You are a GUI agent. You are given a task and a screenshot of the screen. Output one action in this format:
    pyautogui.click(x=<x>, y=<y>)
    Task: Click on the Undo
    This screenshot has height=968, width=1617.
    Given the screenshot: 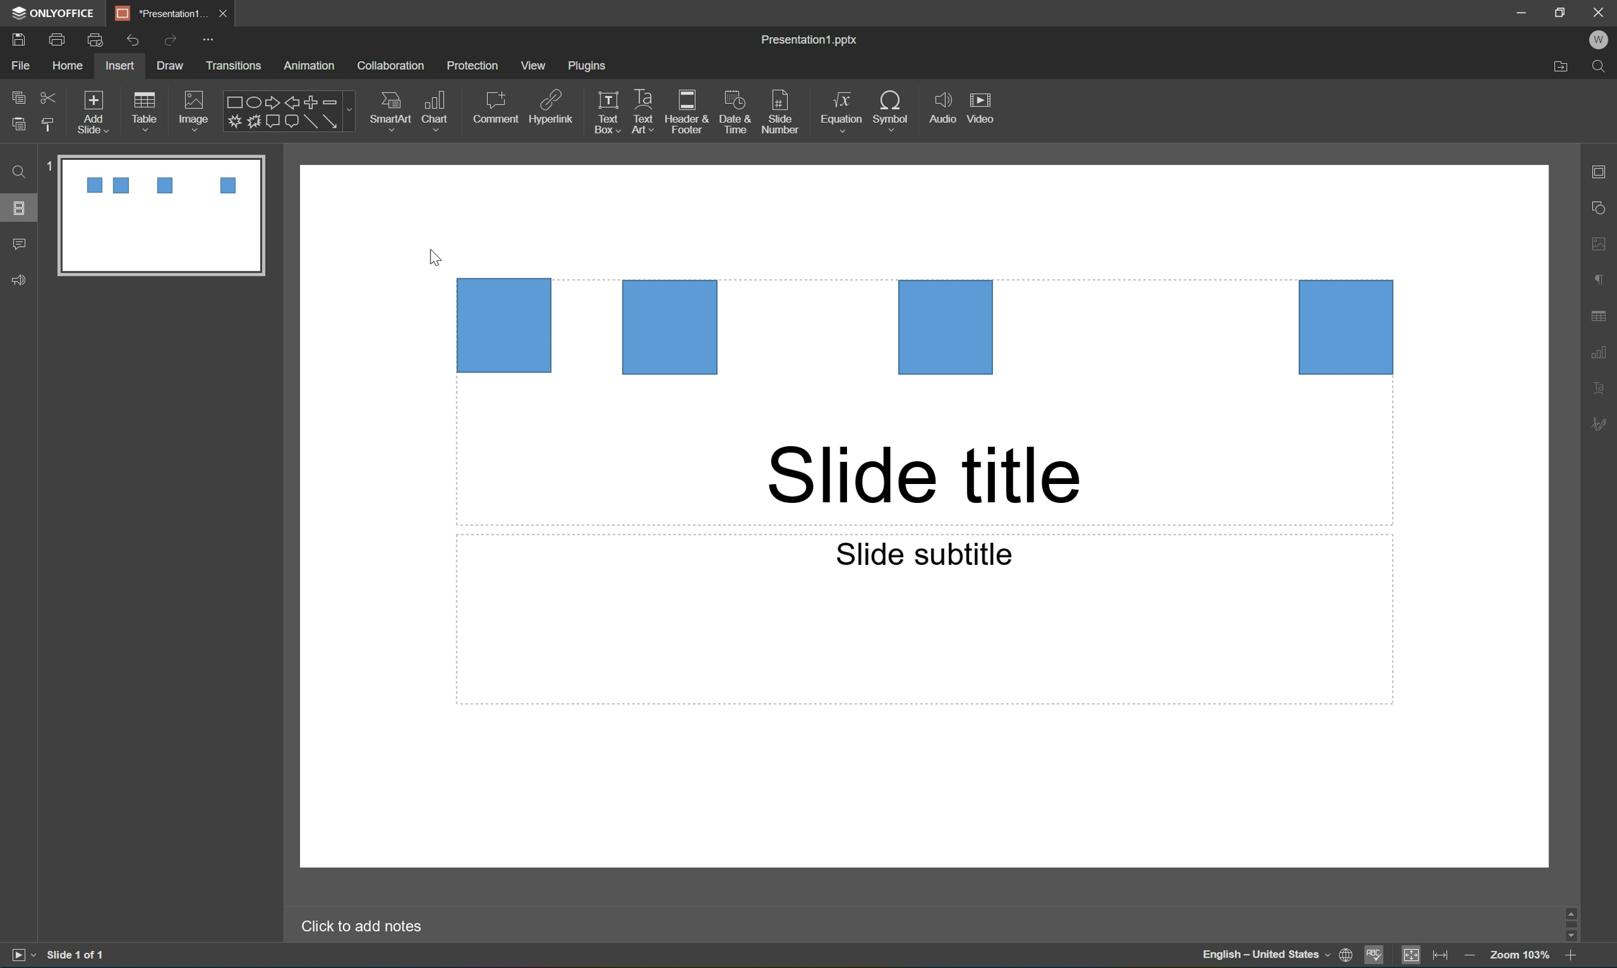 What is the action you would take?
    pyautogui.click(x=132, y=38)
    